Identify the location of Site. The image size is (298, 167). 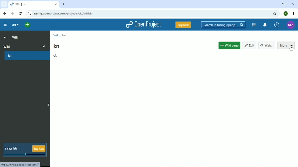
(64, 14).